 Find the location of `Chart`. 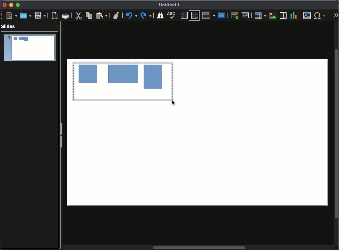

Chart is located at coordinates (294, 16).